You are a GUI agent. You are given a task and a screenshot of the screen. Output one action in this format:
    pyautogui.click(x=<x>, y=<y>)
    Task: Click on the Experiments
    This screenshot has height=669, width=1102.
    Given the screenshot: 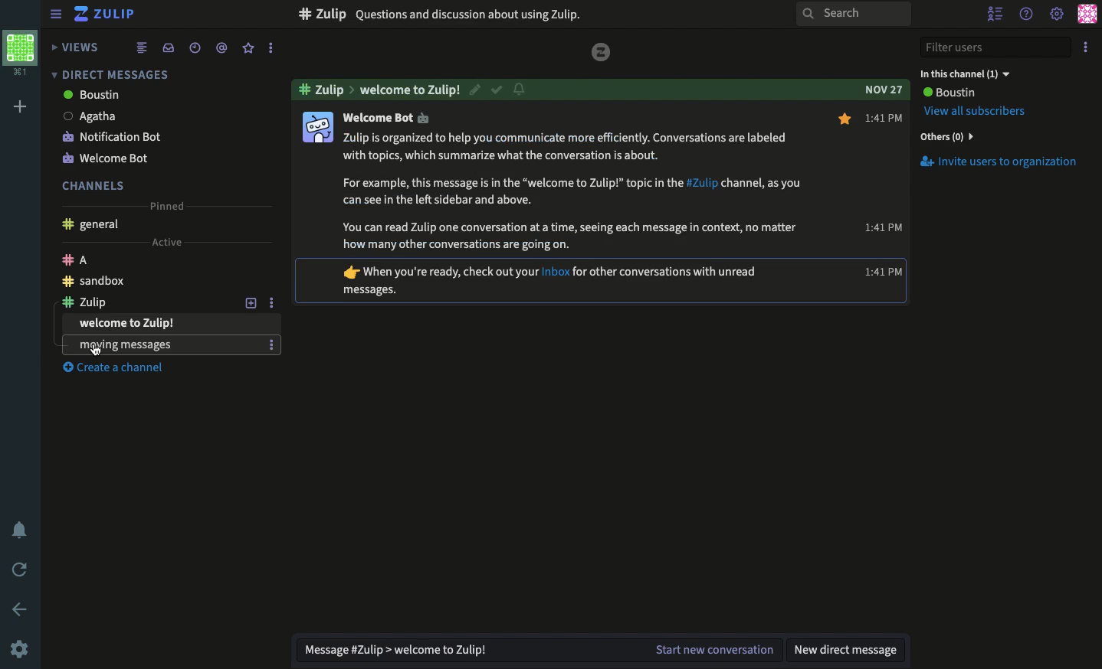 What is the action you would take?
    pyautogui.click(x=156, y=345)
    